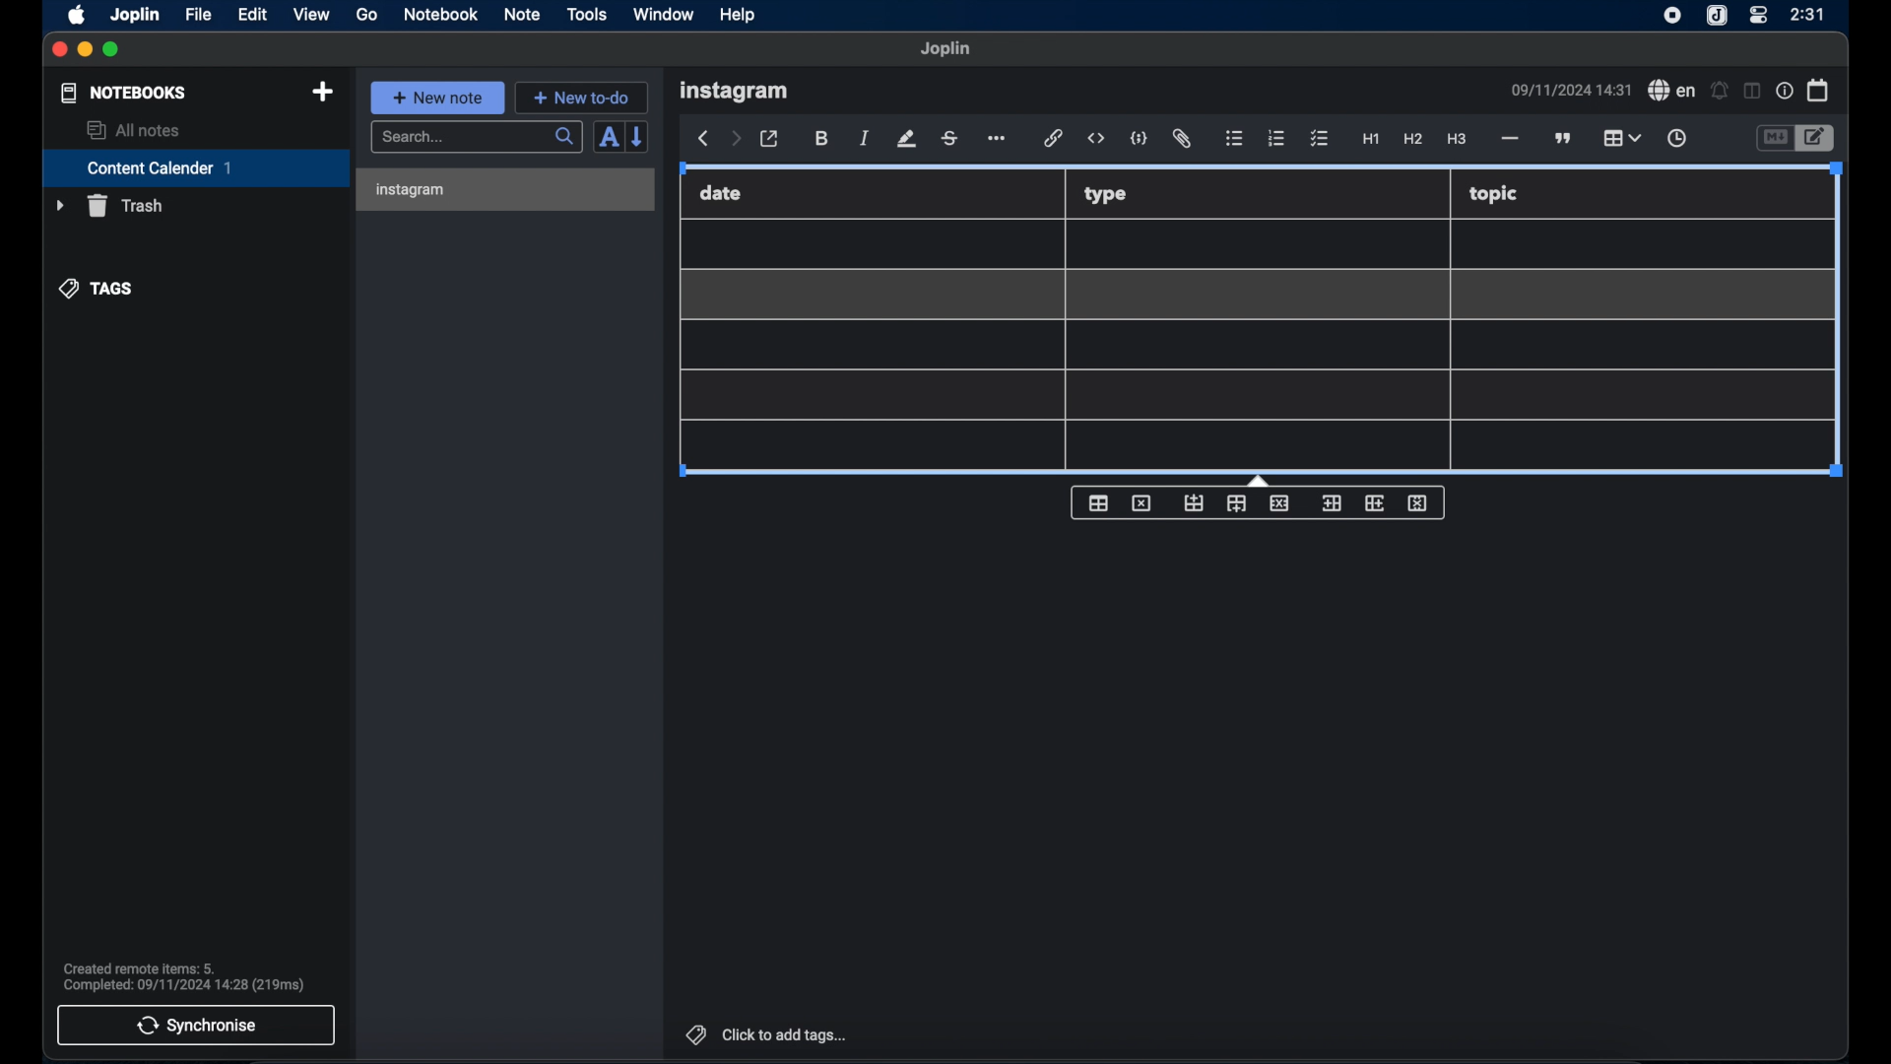  What do you see at coordinates (1235, 137) in the screenshot?
I see `bulleted  list` at bounding box center [1235, 137].